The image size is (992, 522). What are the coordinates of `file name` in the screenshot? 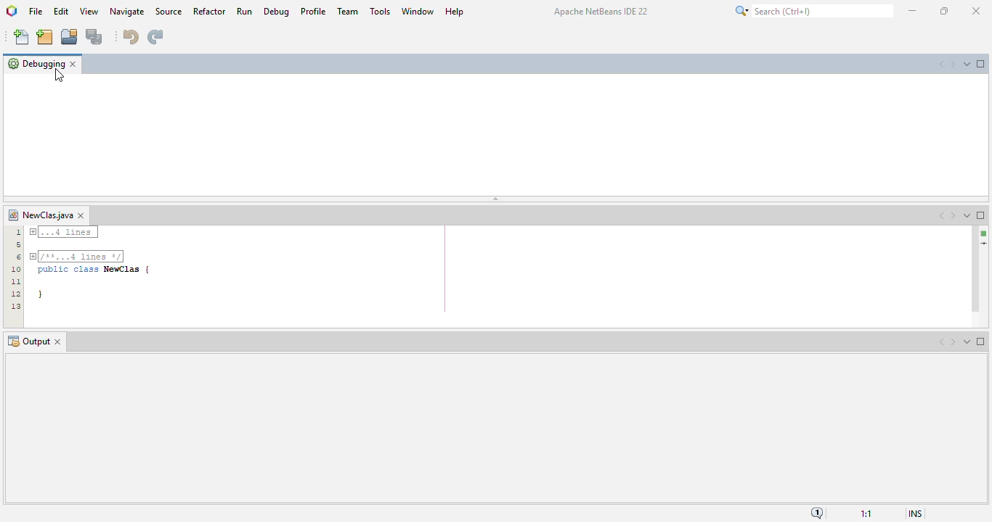 It's located at (40, 215).